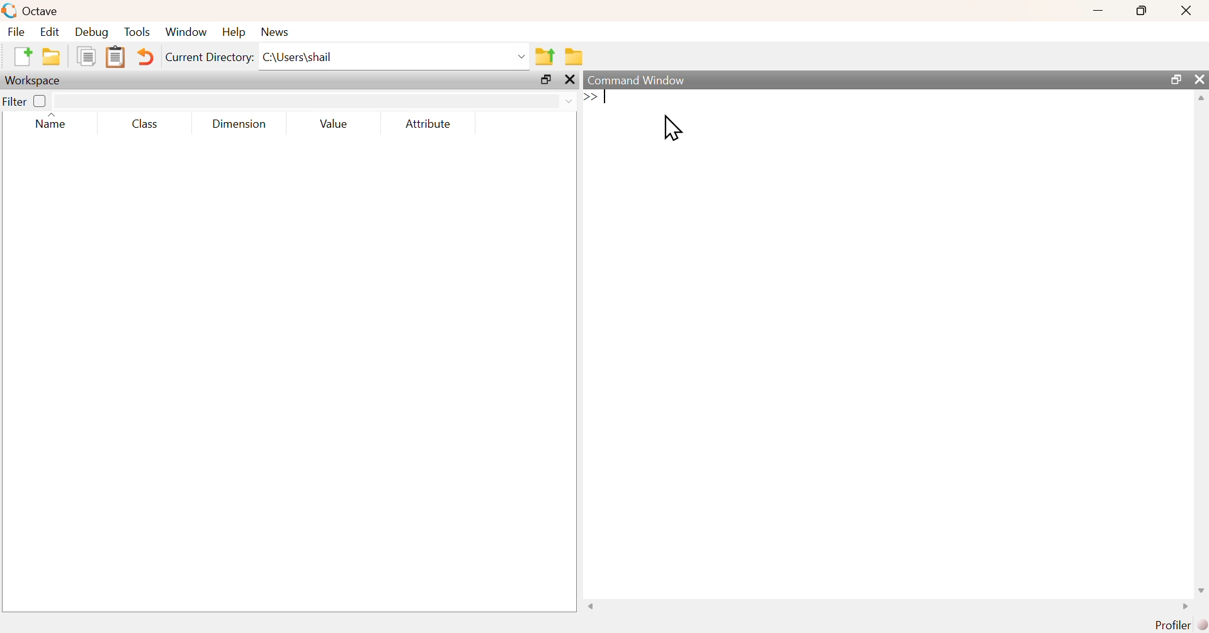 This screenshot has height=633, width=1209. Describe the element at coordinates (277, 31) in the screenshot. I see `News` at that location.